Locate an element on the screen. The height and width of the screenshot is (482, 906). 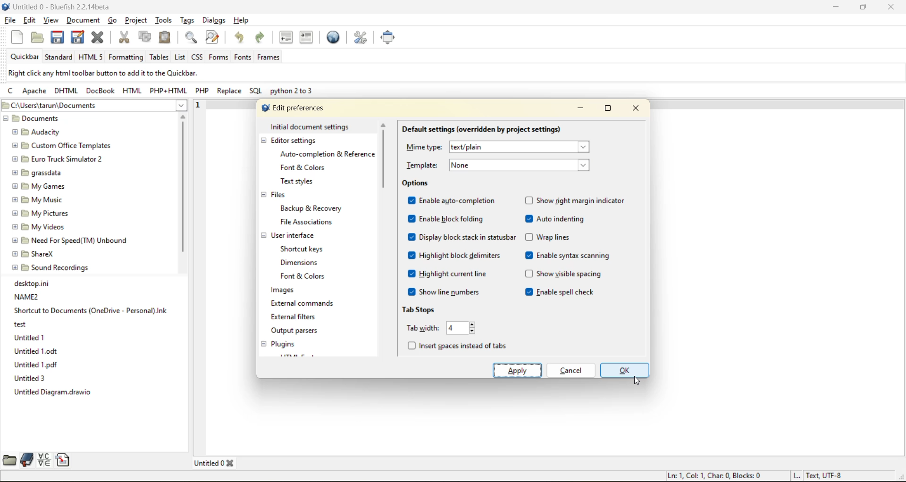
tags is located at coordinates (187, 20).